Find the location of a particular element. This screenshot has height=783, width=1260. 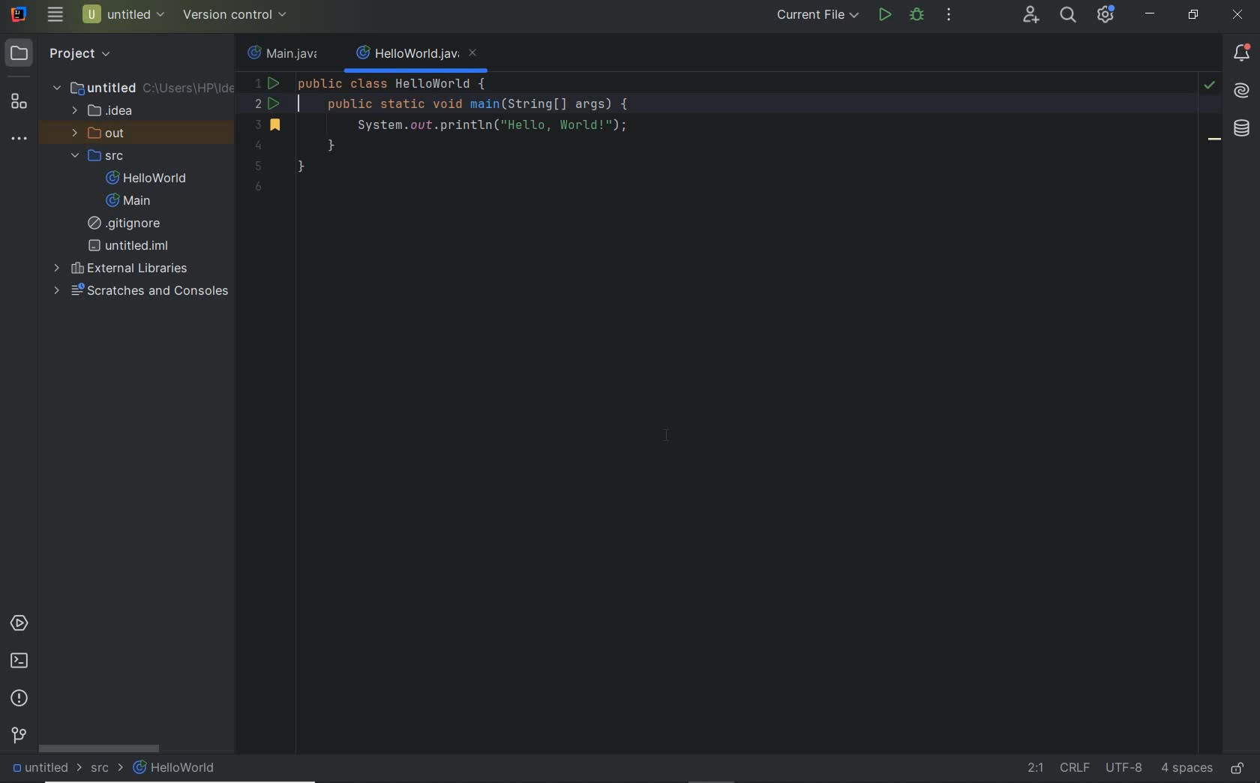

debug is located at coordinates (916, 14).